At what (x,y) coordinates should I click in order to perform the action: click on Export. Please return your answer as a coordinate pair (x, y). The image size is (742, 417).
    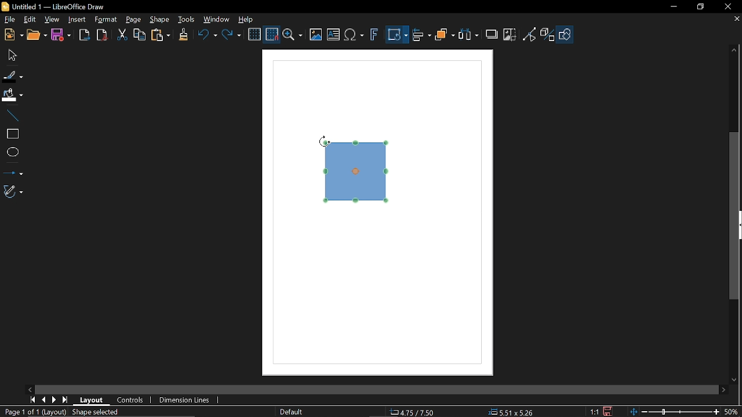
    Looking at the image, I should click on (82, 35).